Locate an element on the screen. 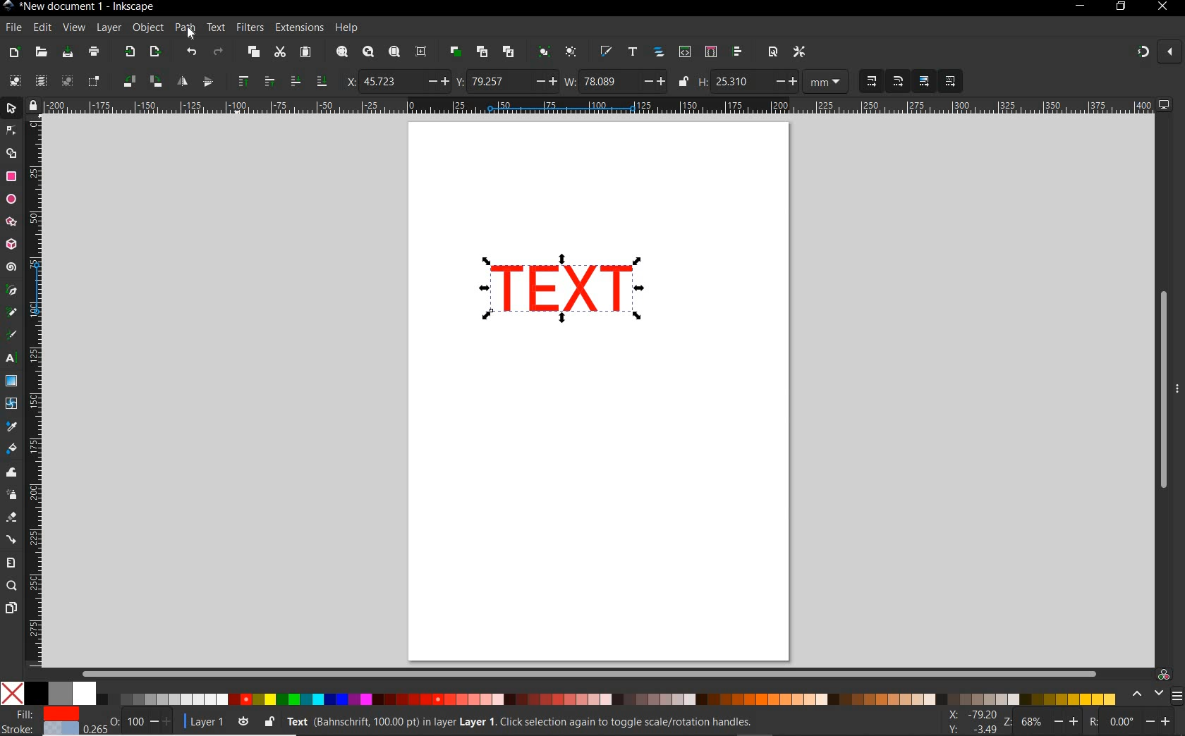 This screenshot has height=736, width=1185. OPEN SELECTORS is located at coordinates (710, 51).